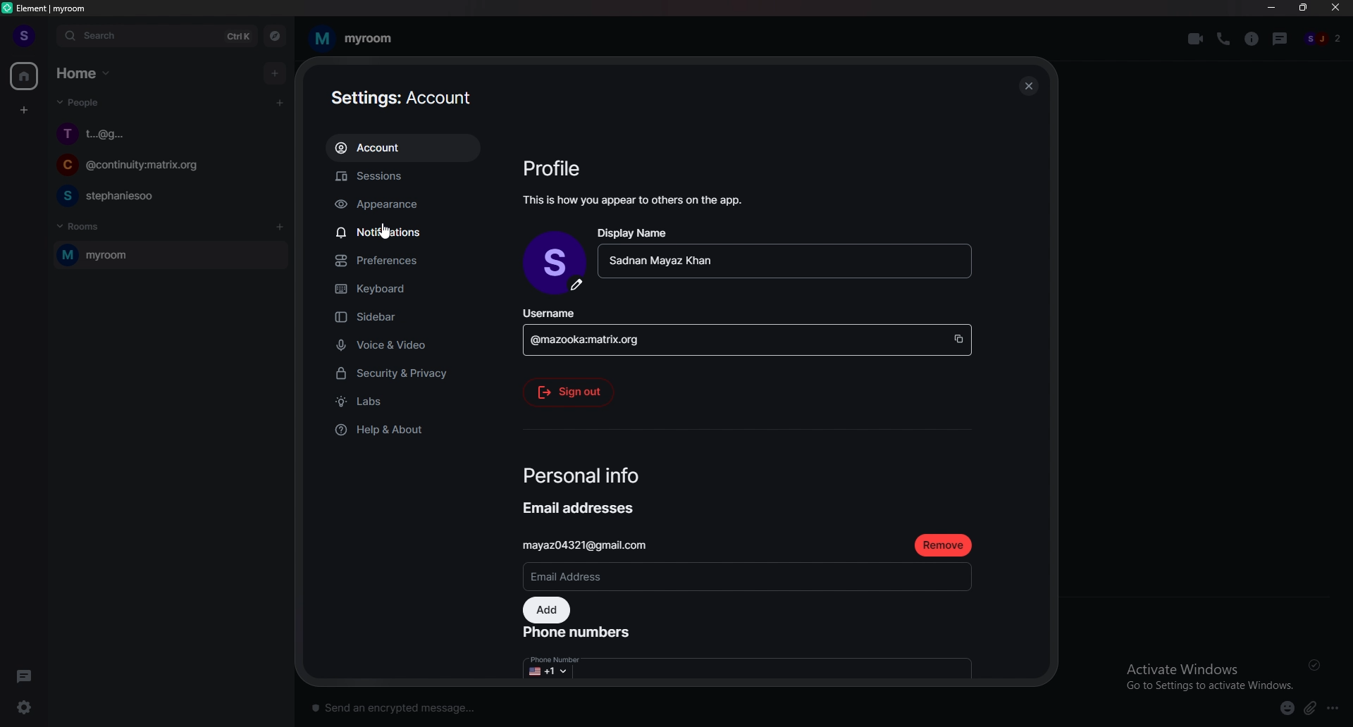  Describe the element at coordinates (1335, 9) in the screenshot. I see `close` at that location.